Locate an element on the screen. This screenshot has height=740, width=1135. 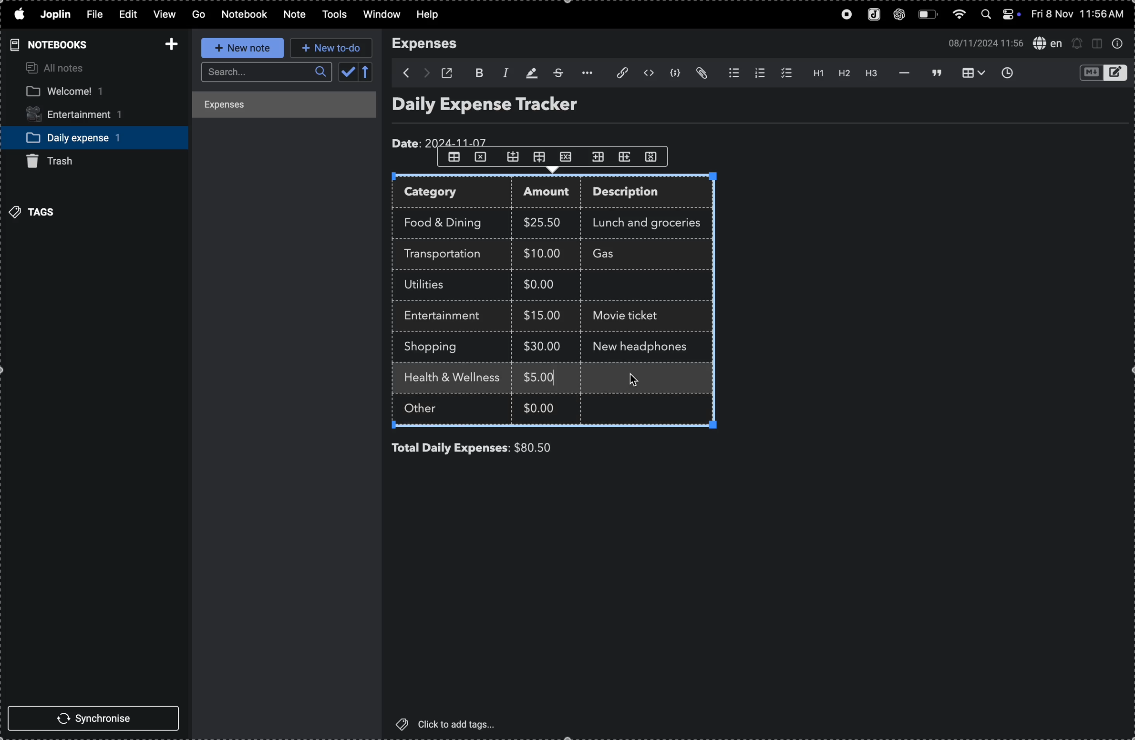
welcome notebook is located at coordinates (84, 92).